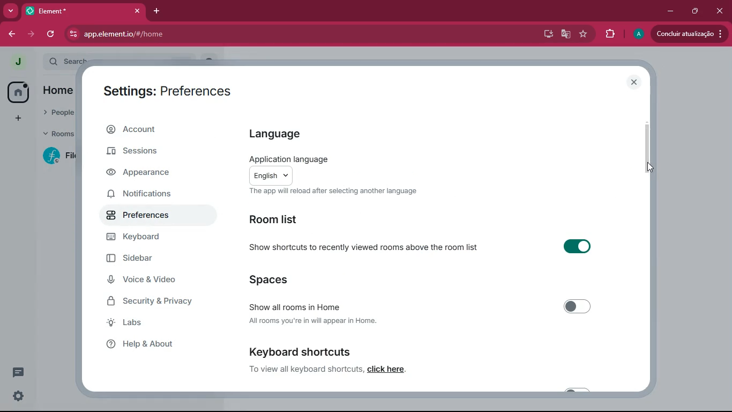  What do you see at coordinates (428, 249) in the screenshot?
I see `Show shortcuts to recently viewed rooms above the room list [ ©)` at bounding box center [428, 249].